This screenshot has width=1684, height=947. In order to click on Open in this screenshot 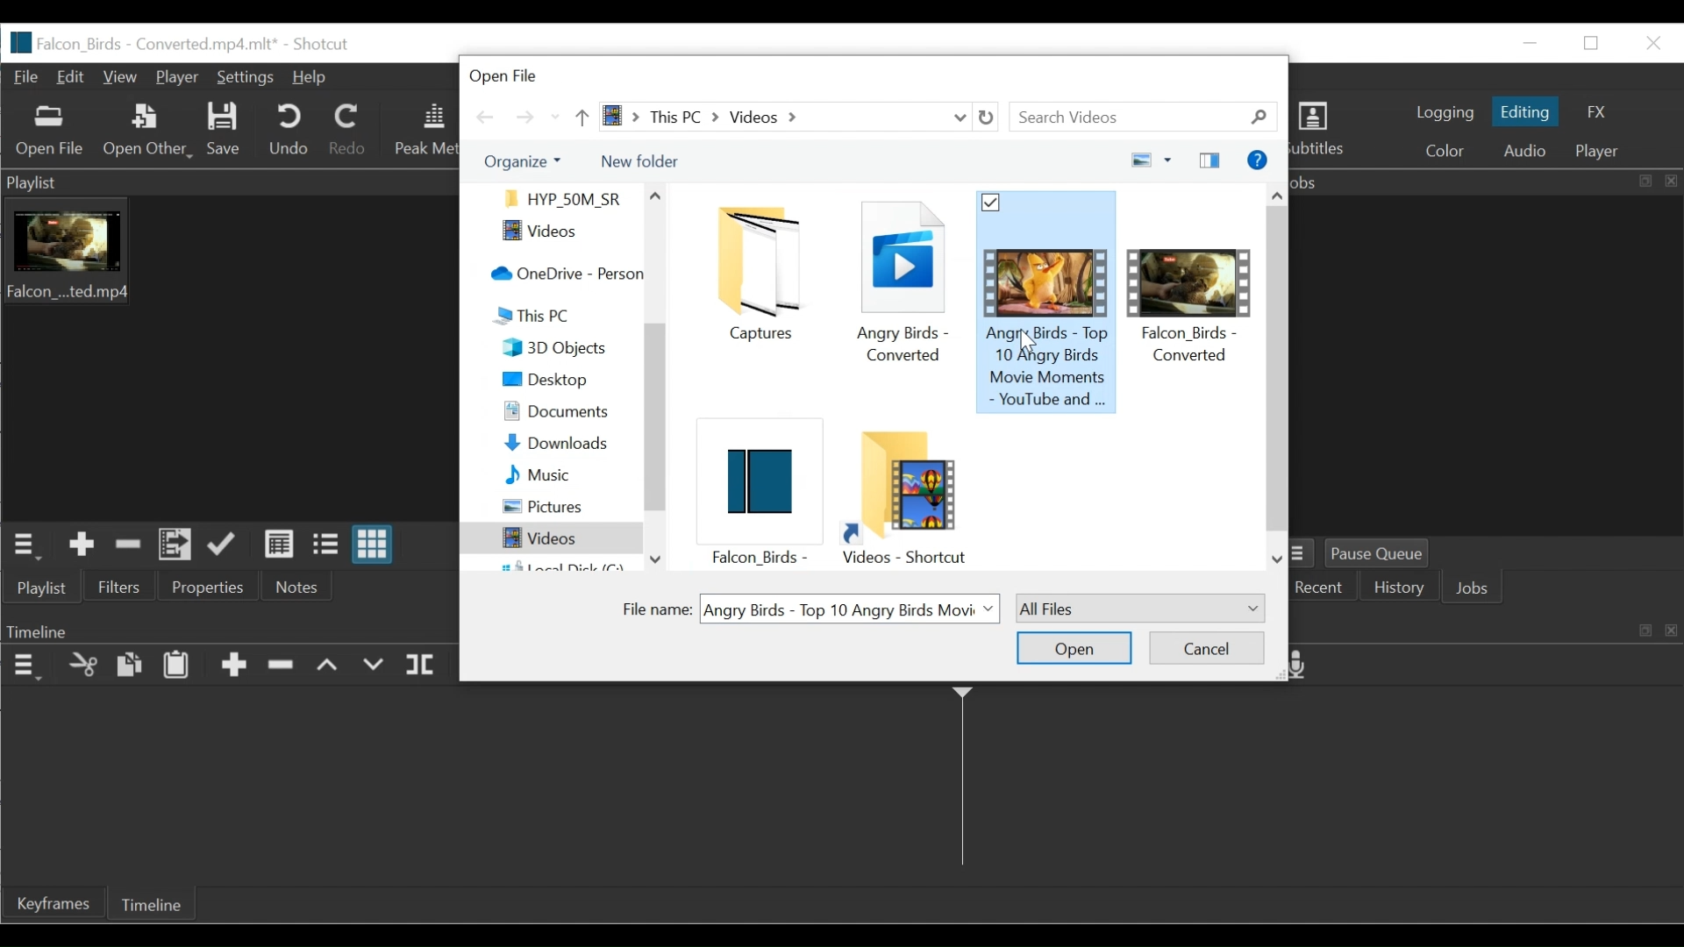, I will do `click(1073, 649)`.